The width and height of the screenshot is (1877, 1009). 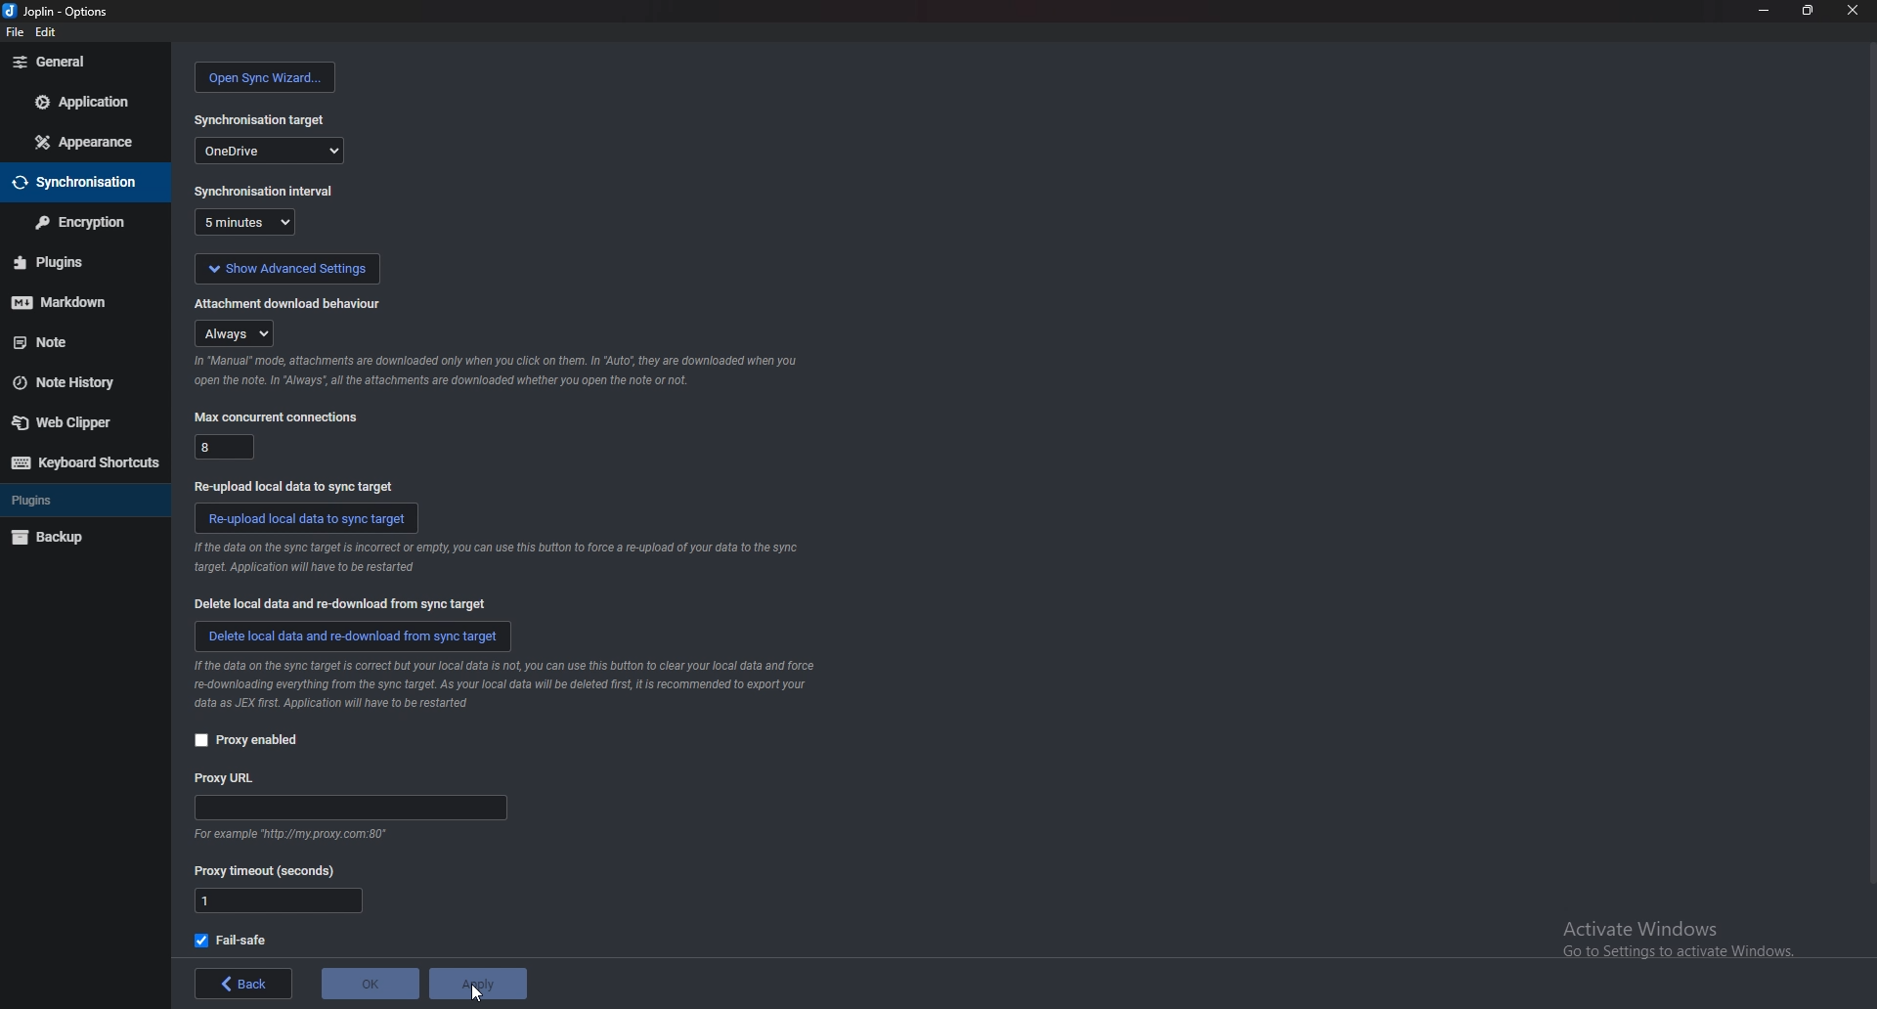 I want to click on info, so click(x=499, y=371).